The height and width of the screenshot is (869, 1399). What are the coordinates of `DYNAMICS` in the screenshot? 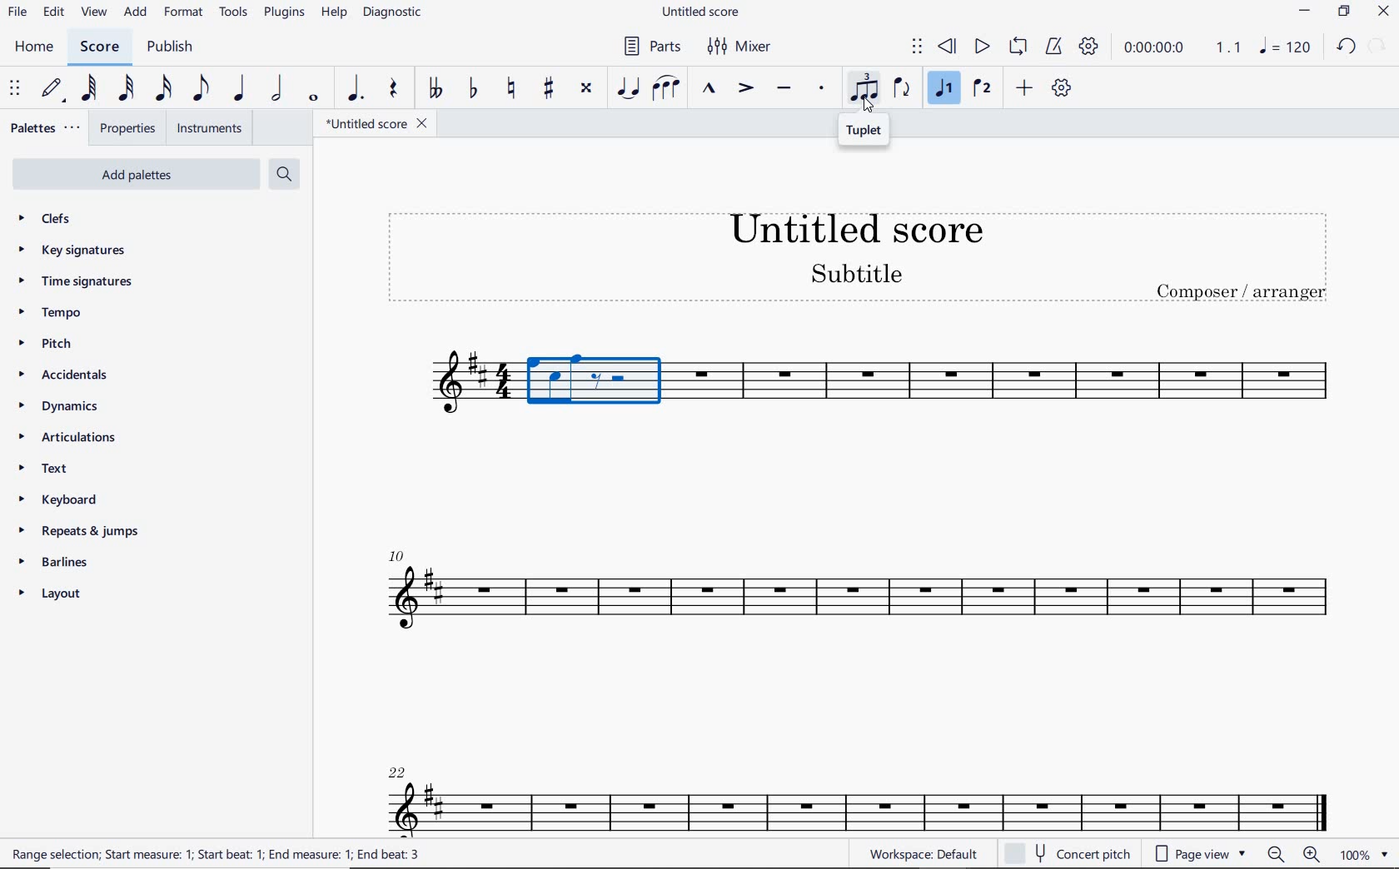 It's located at (62, 410).